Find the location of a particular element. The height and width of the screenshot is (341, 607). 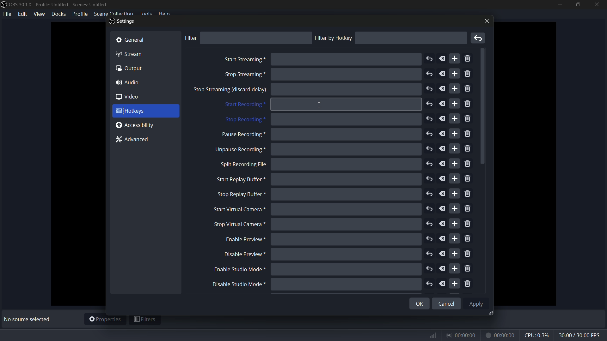

remove is located at coordinates (469, 59).